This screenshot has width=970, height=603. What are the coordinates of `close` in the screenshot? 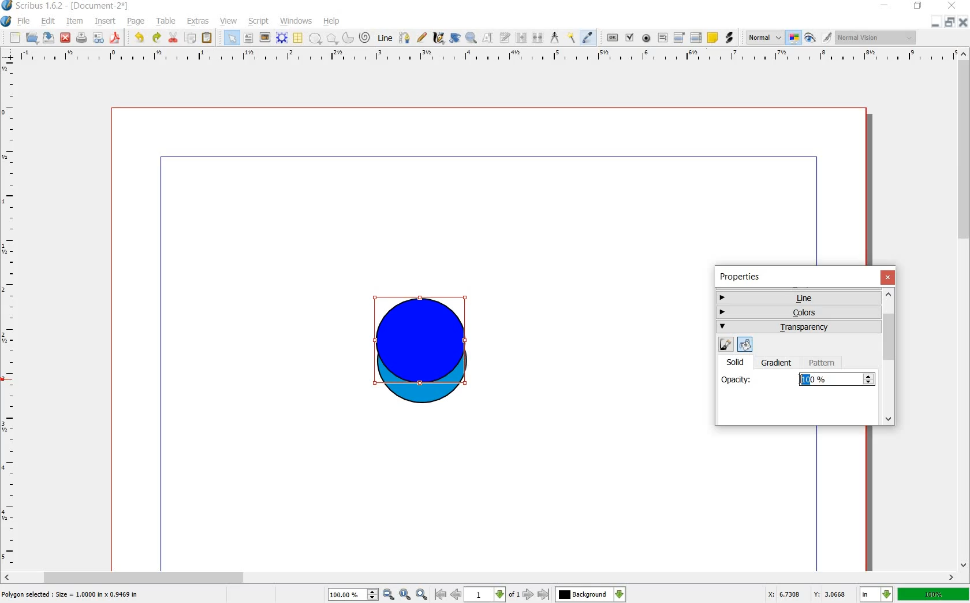 It's located at (963, 23).